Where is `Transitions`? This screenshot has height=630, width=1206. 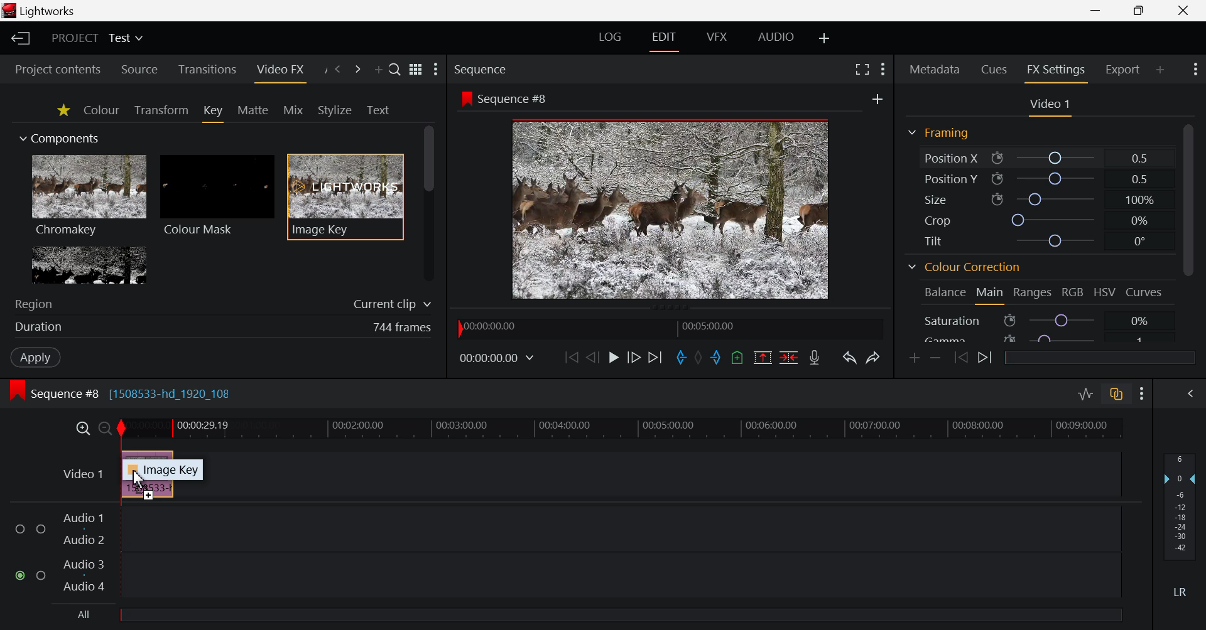 Transitions is located at coordinates (210, 68).